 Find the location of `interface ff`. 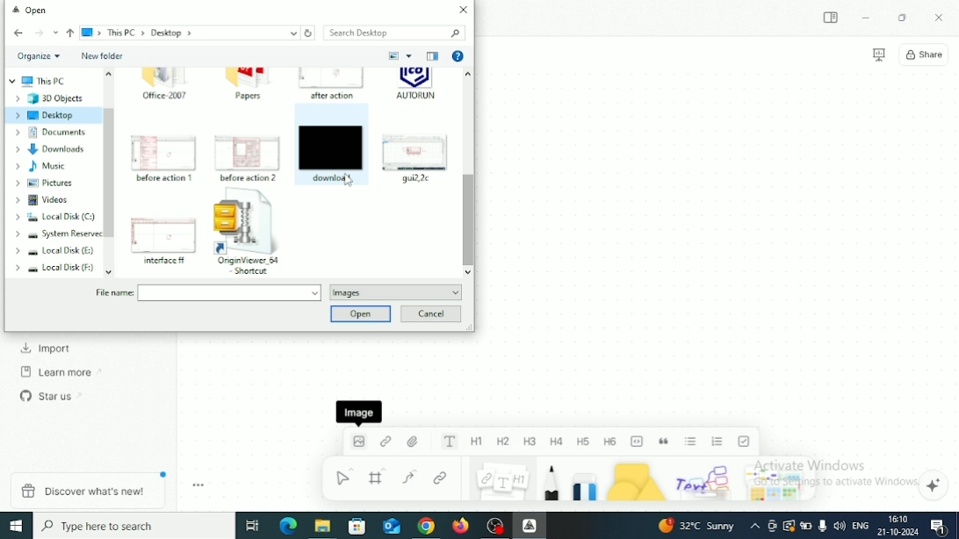

interface ff is located at coordinates (164, 241).